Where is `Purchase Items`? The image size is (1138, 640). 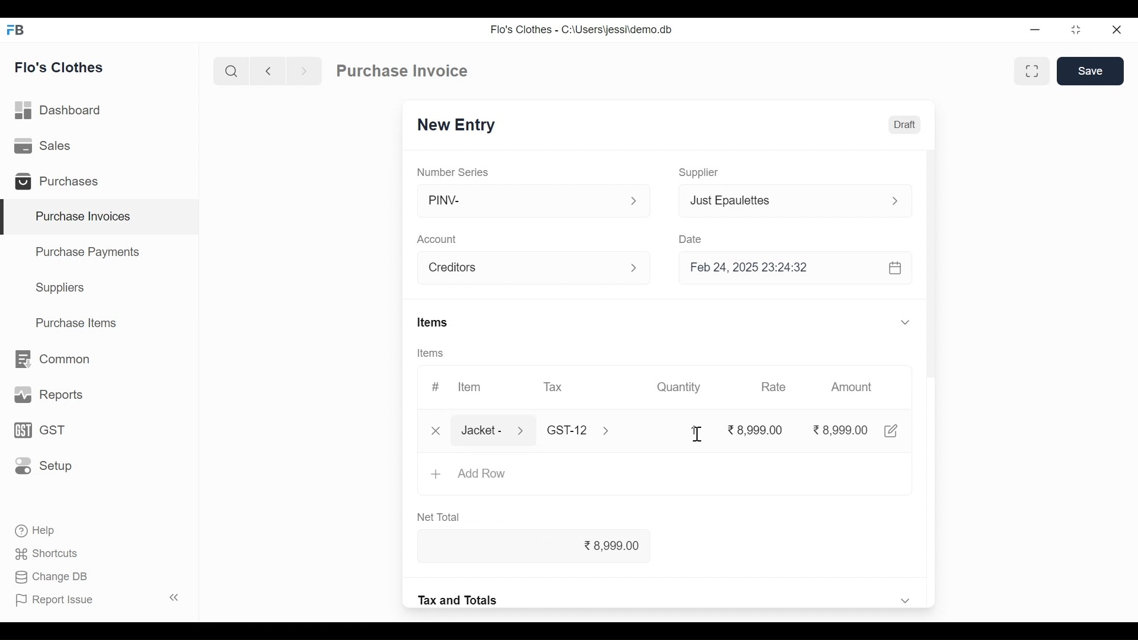 Purchase Items is located at coordinates (79, 322).